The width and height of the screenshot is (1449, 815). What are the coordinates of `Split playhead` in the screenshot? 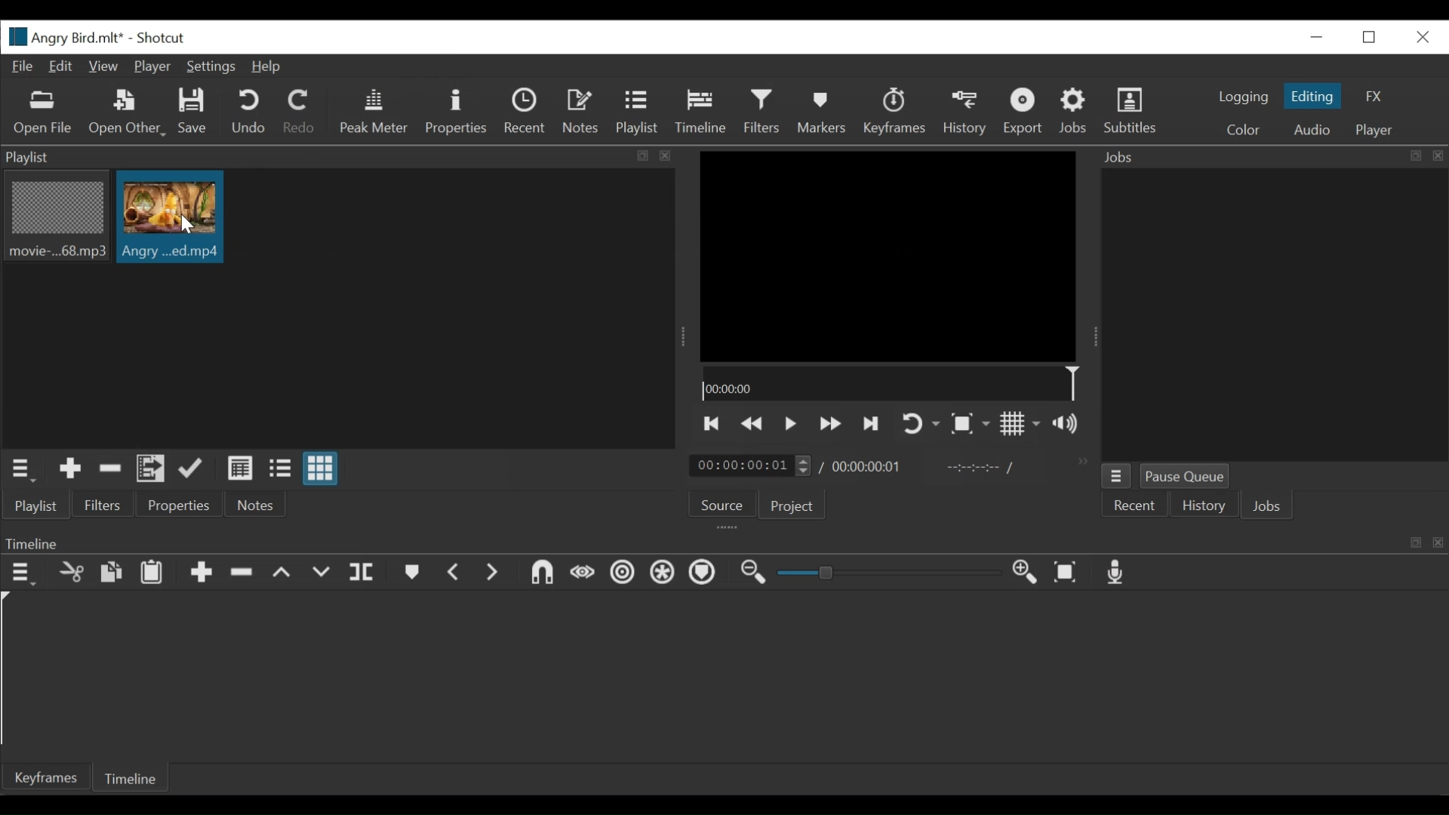 It's located at (361, 575).